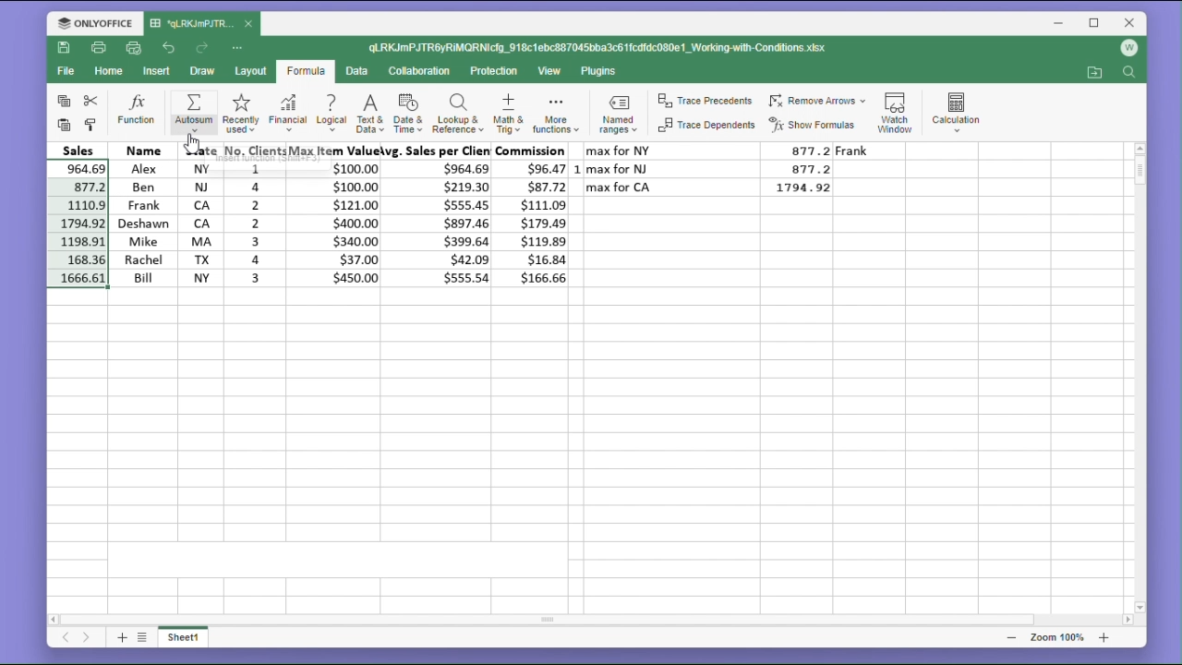  What do you see at coordinates (249, 25) in the screenshot?
I see `close` at bounding box center [249, 25].